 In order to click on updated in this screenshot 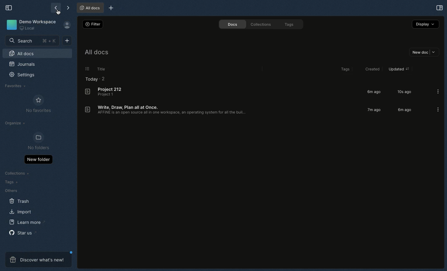, I will do `click(399, 69)`.